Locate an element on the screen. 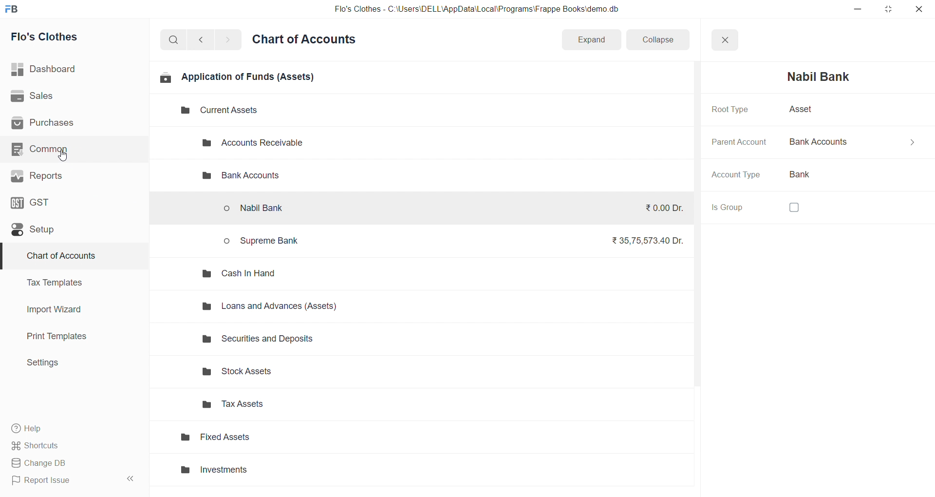 Image resolution: width=935 pixels, height=497 pixels.  ₹ 35,75,573.40 Dr. is located at coordinates (644, 239).